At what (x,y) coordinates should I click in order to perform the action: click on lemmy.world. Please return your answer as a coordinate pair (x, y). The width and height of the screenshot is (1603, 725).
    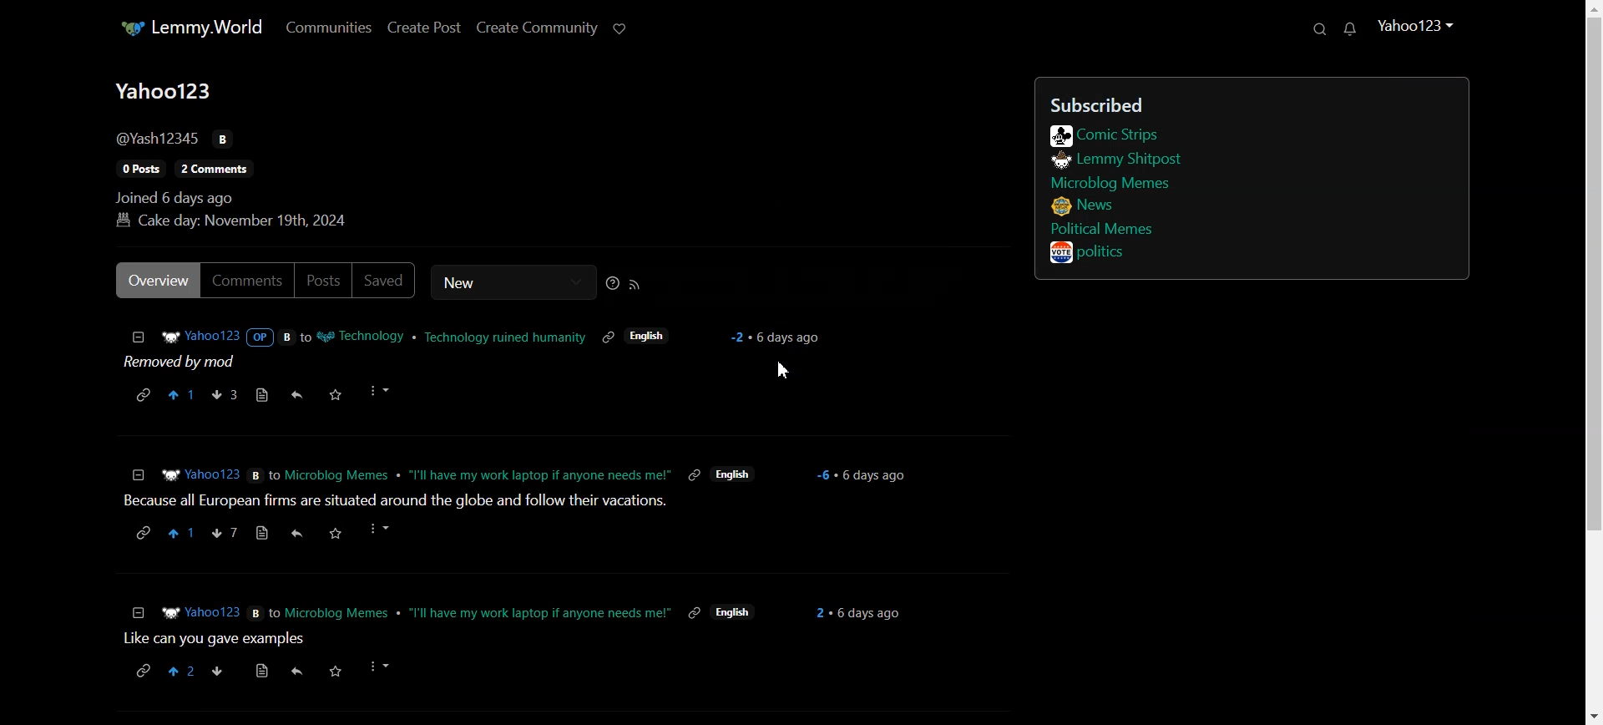
    Looking at the image, I should click on (190, 28).